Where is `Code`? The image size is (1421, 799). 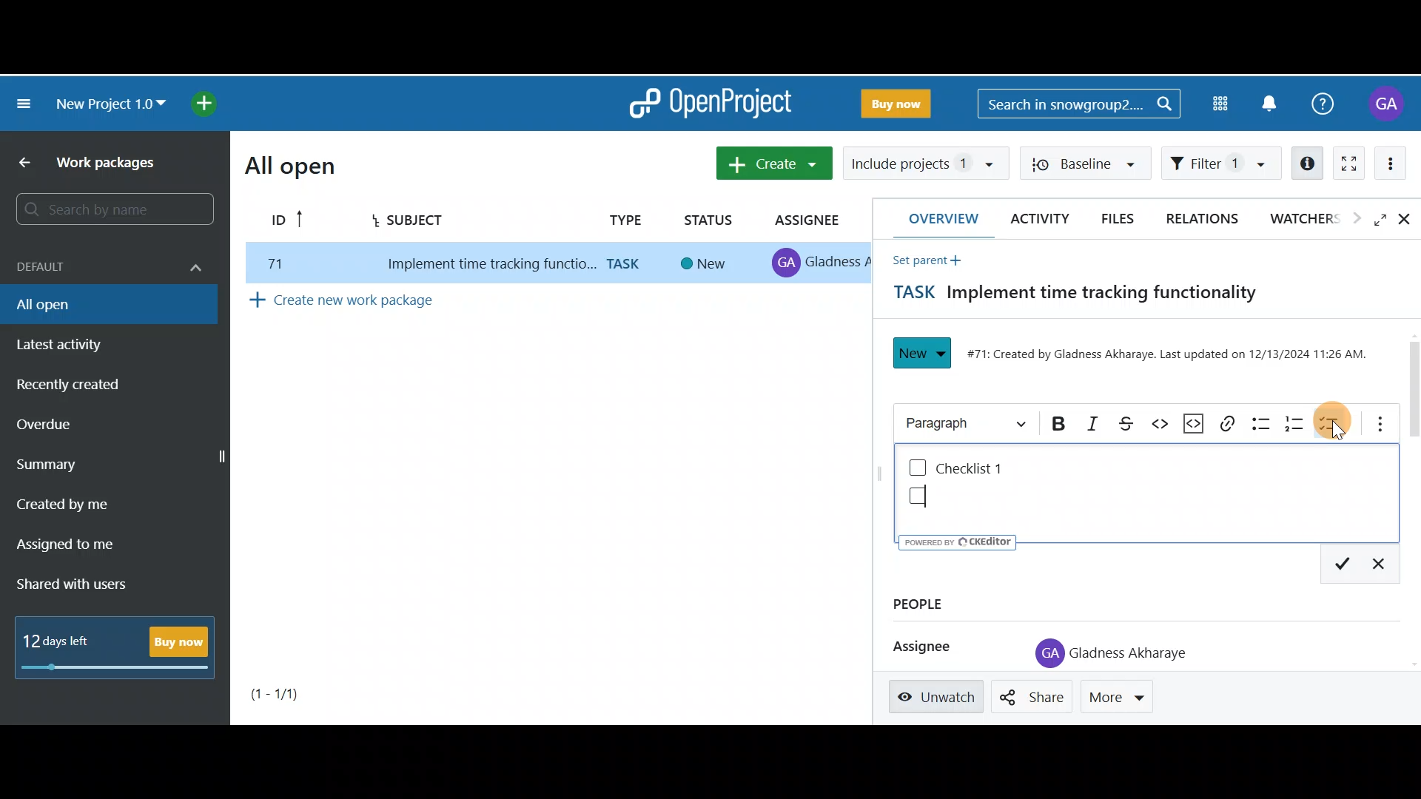 Code is located at coordinates (1164, 424).